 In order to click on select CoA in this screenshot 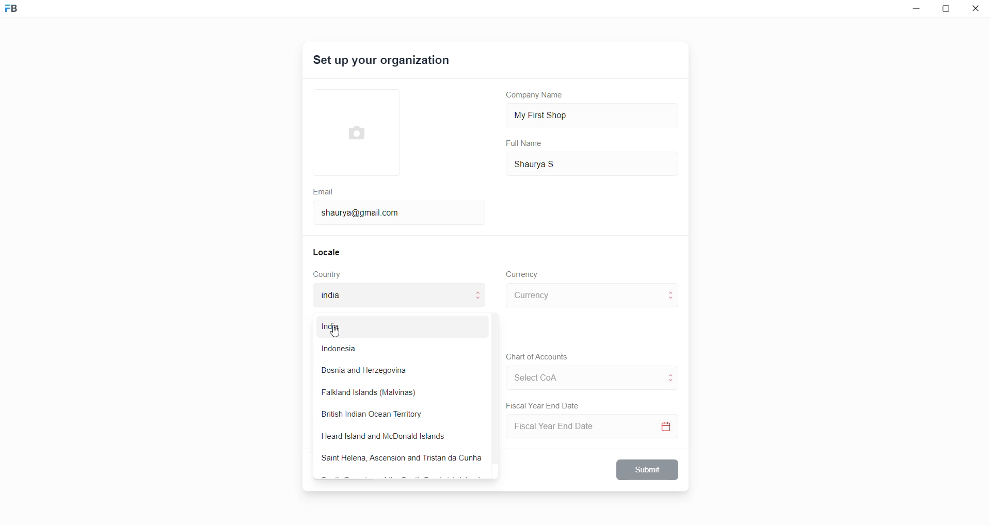, I will do `click(580, 376)`.